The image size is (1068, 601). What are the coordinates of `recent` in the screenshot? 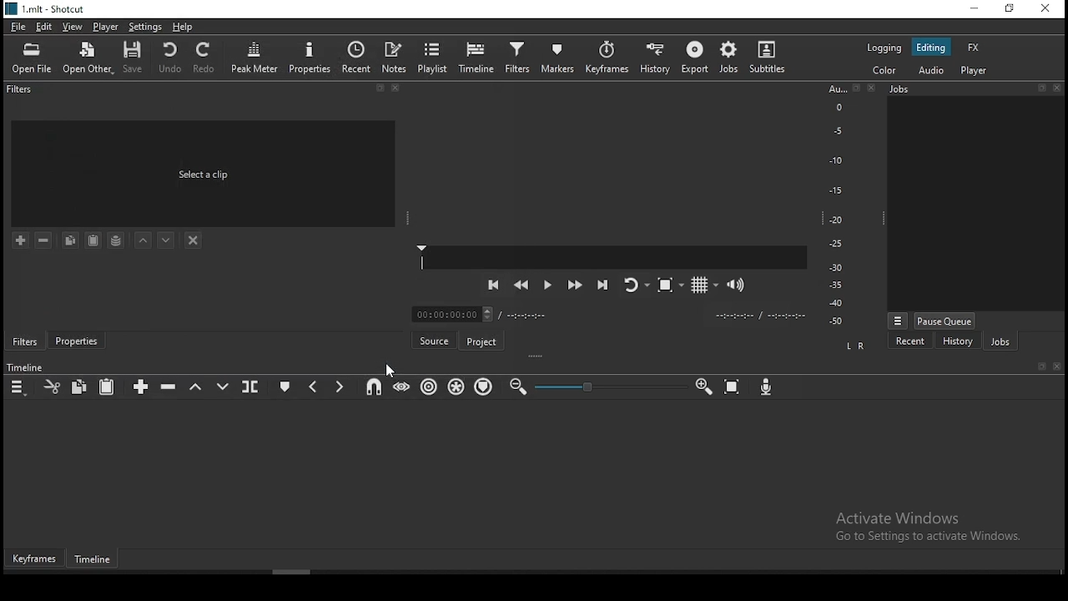 It's located at (910, 341).